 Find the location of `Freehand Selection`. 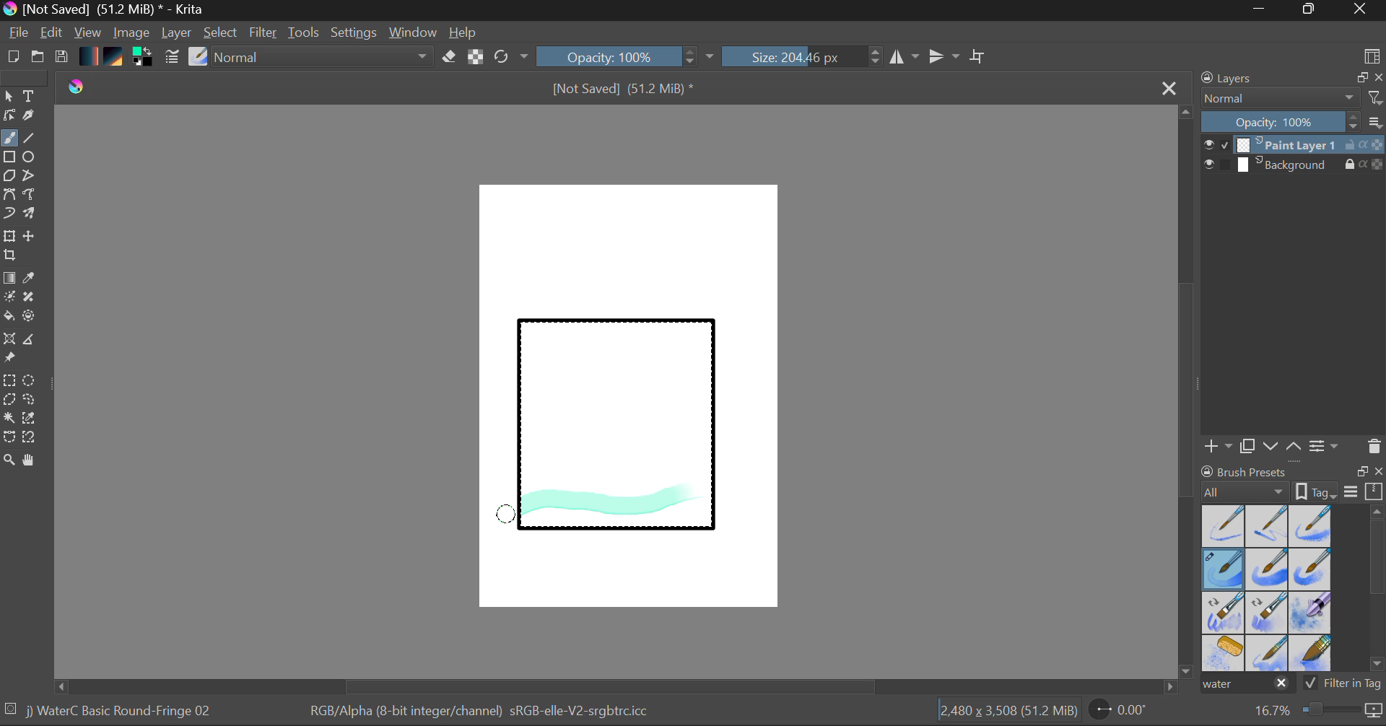

Freehand Selection is located at coordinates (30, 401).